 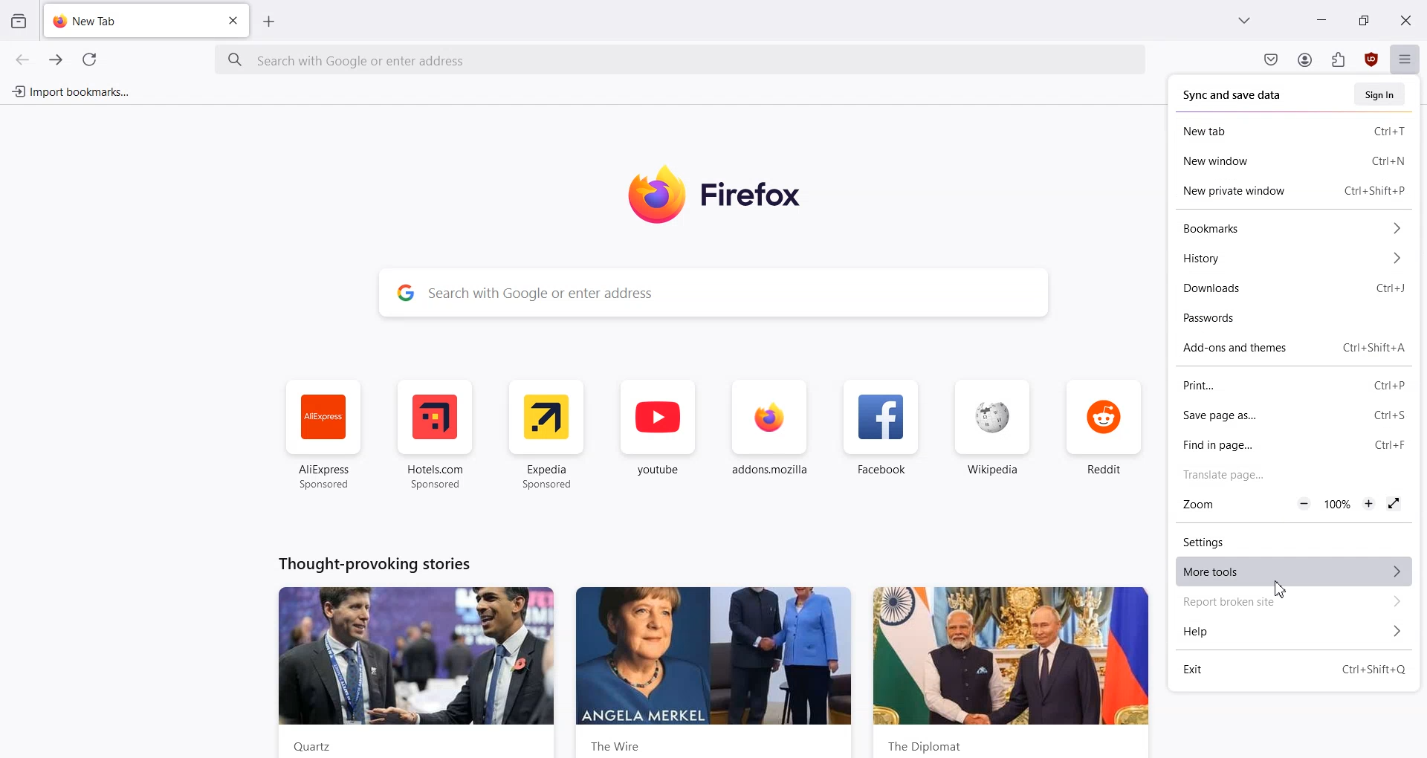 I want to click on New Tab, so click(x=128, y=21).